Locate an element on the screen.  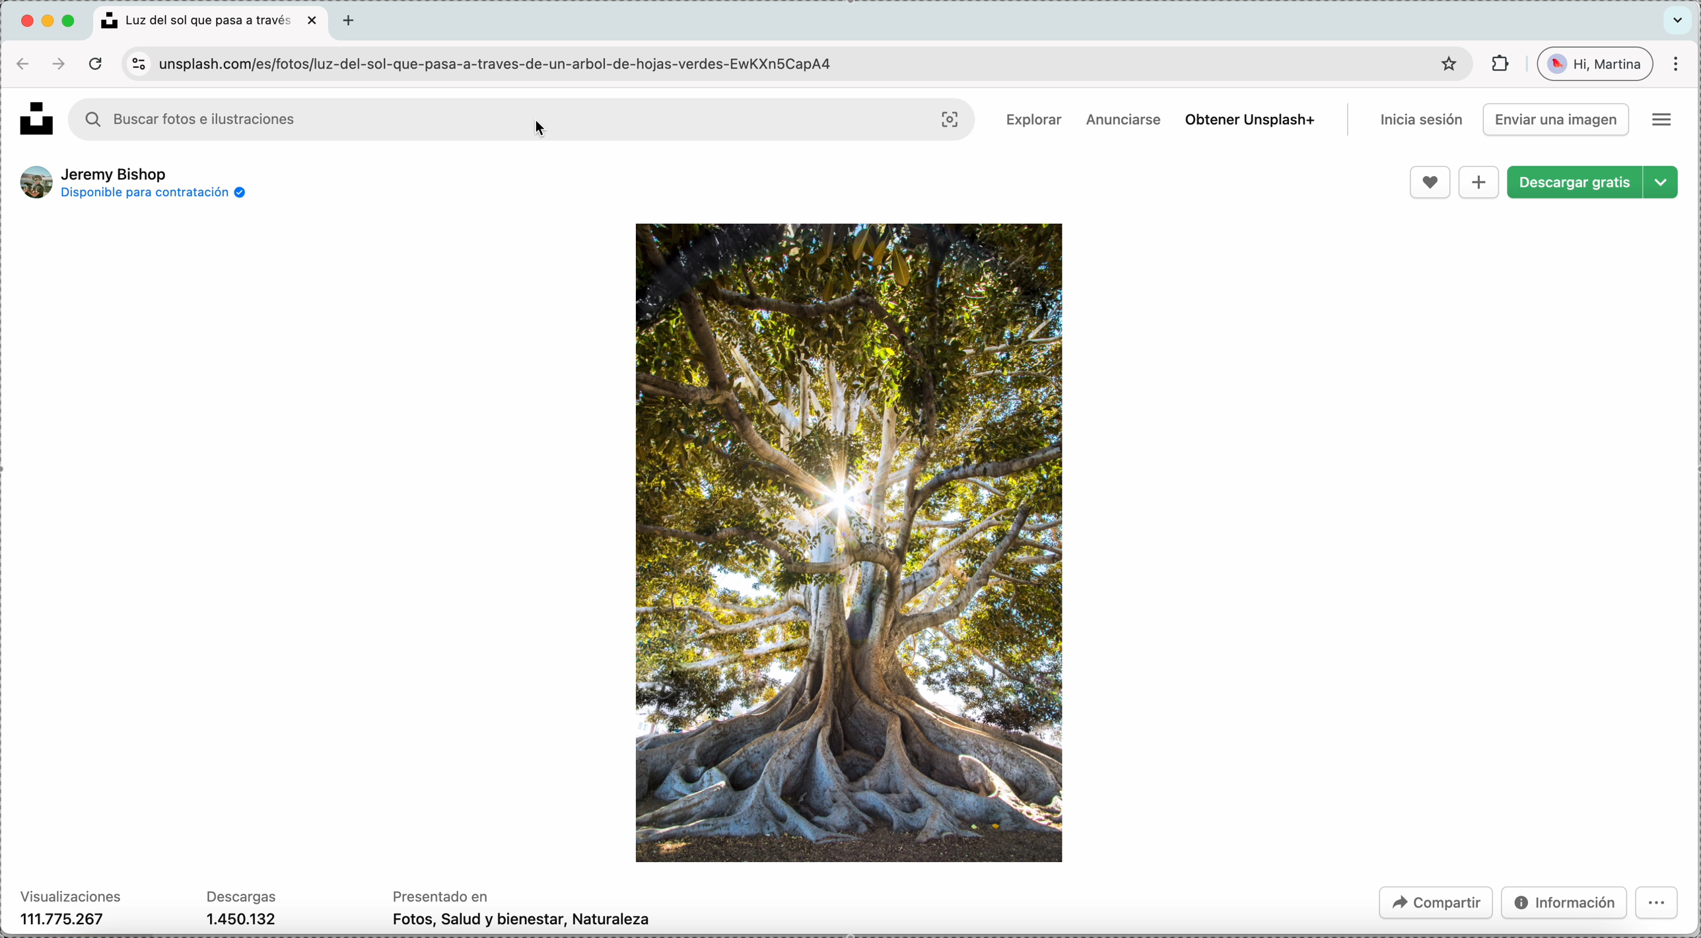
refresh the page is located at coordinates (94, 64).